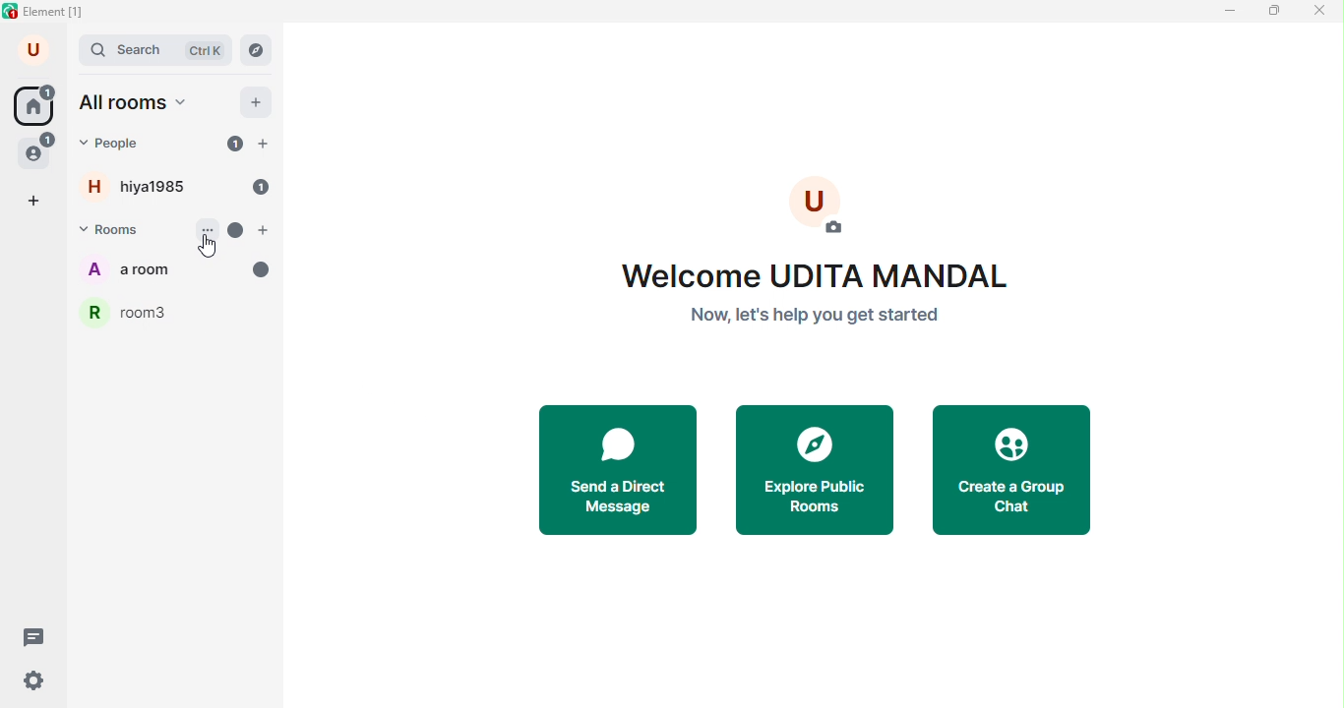 Image resolution: width=1344 pixels, height=708 pixels. I want to click on maximize, so click(1275, 14).